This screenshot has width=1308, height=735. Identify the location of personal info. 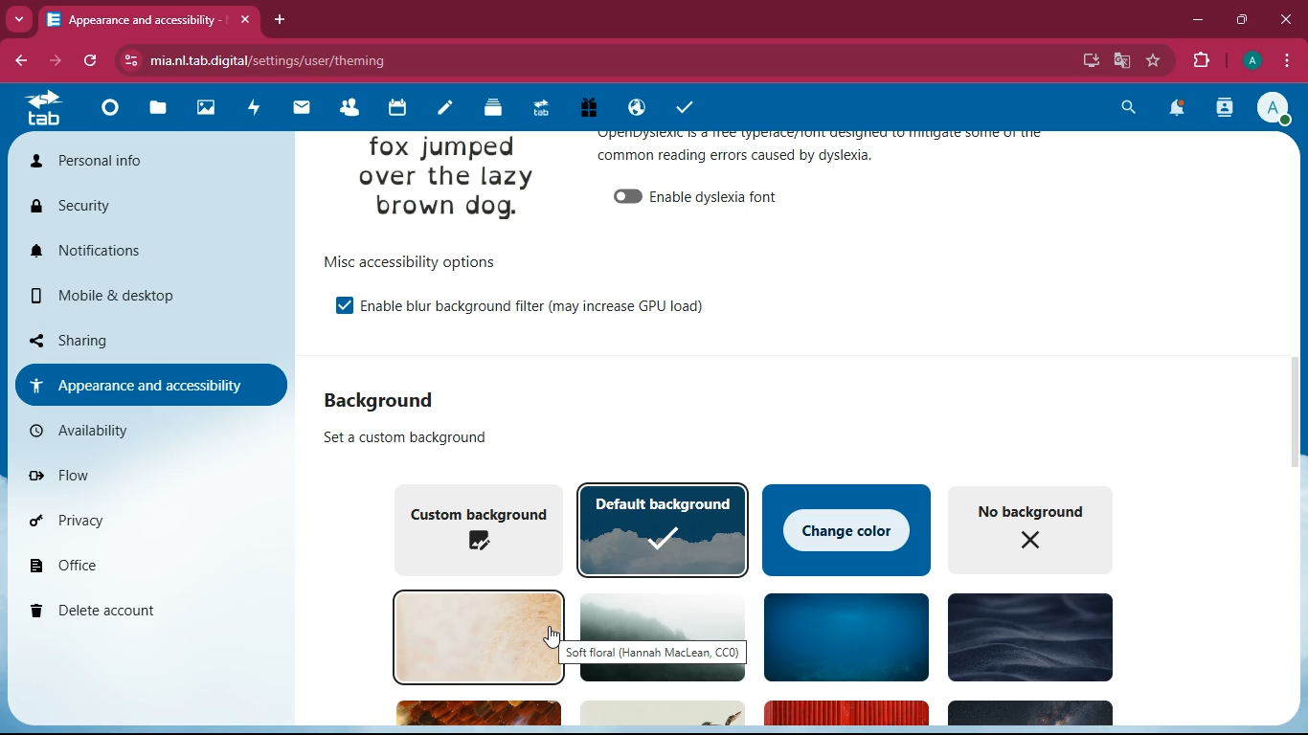
(124, 159).